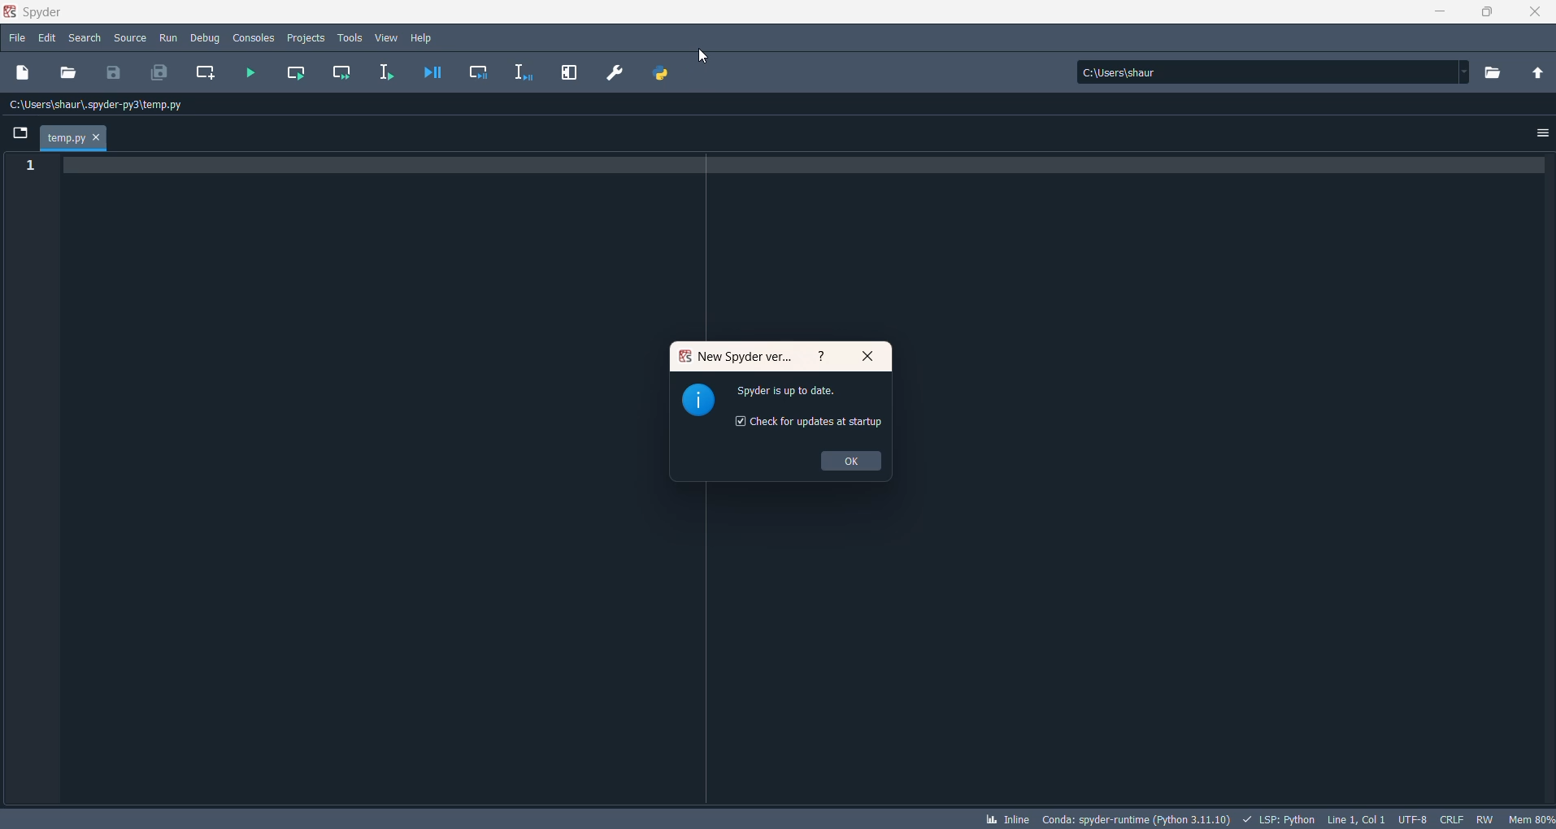 The width and height of the screenshot is (1556, 829). What do you see at coordinates (169, 38) in the screenshot?
I see `run` at bounding box center [169, 38].